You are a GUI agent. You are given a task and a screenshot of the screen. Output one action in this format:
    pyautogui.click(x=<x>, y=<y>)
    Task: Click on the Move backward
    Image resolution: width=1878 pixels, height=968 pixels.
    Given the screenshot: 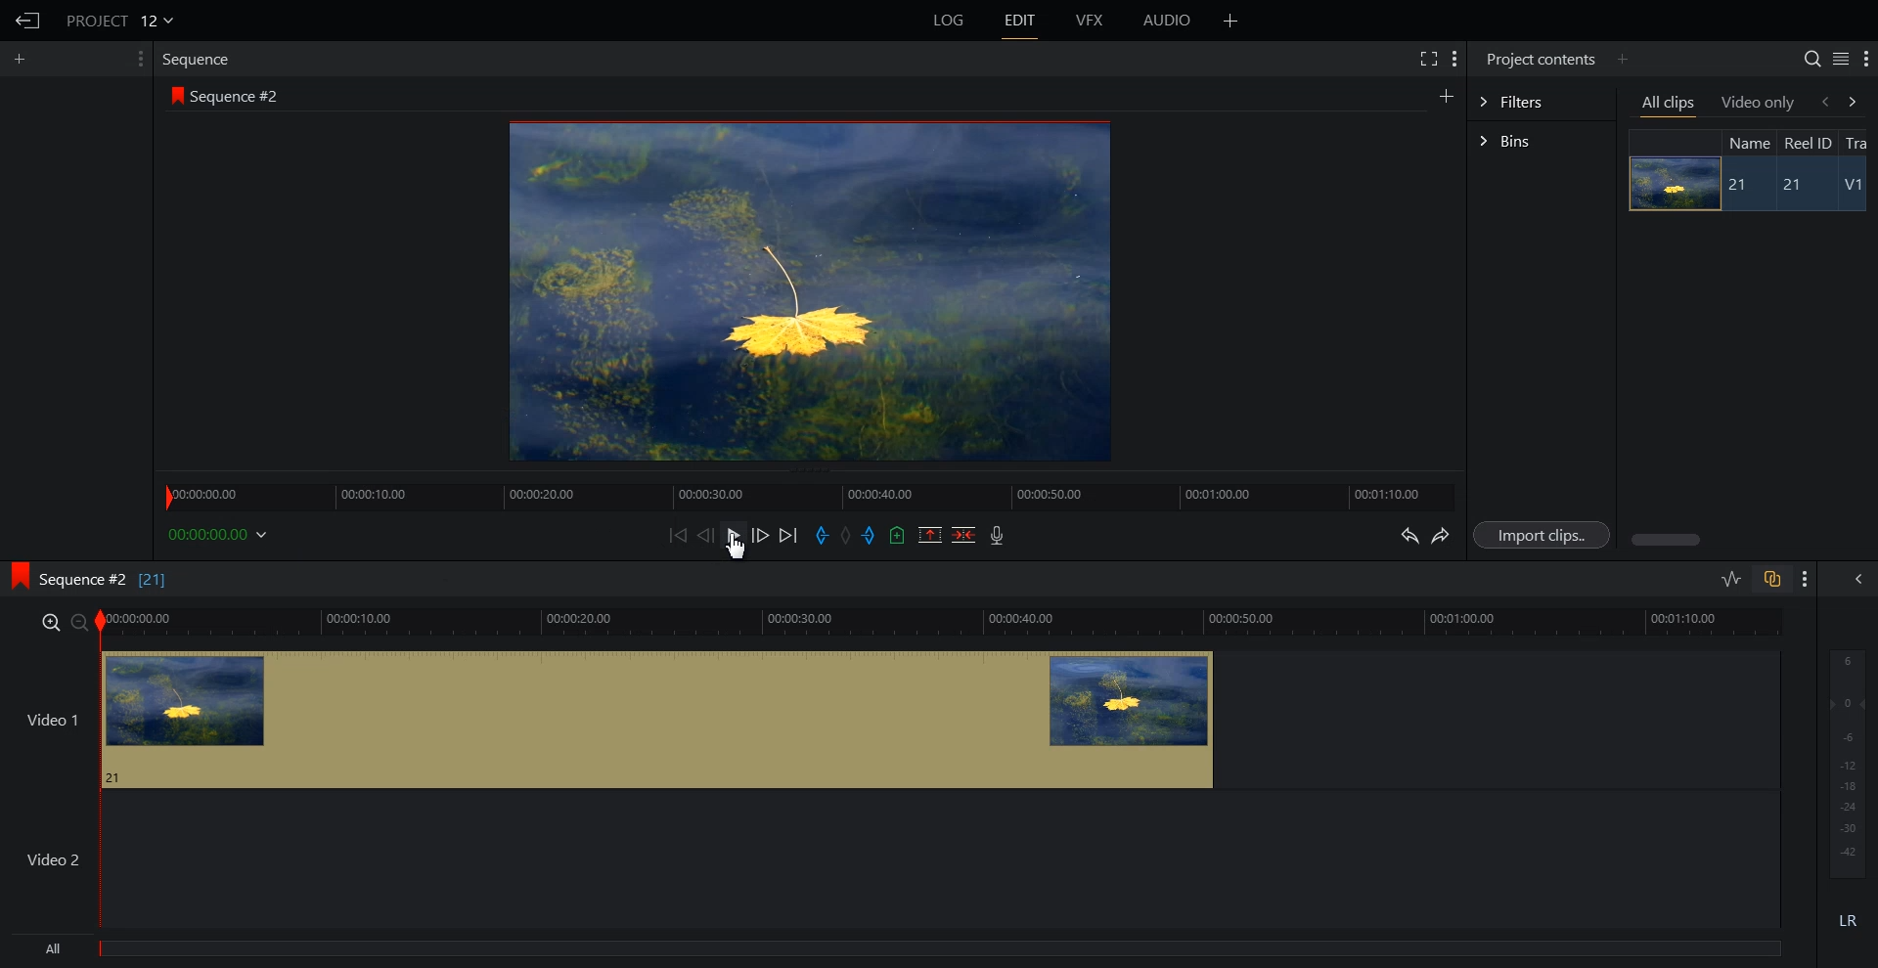 What is the action you would take?
    pyautogui.click(x=681, y=535)
    